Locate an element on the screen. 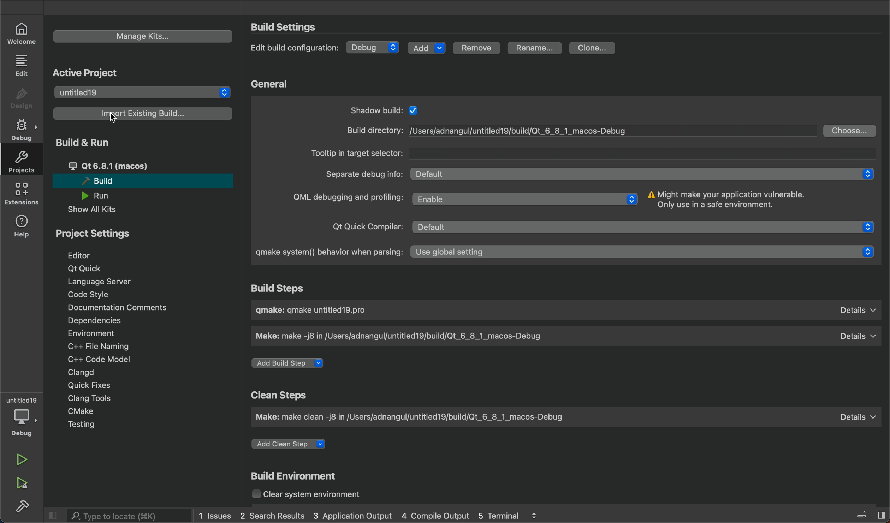  import existing build is located at coordinates (143, 113).